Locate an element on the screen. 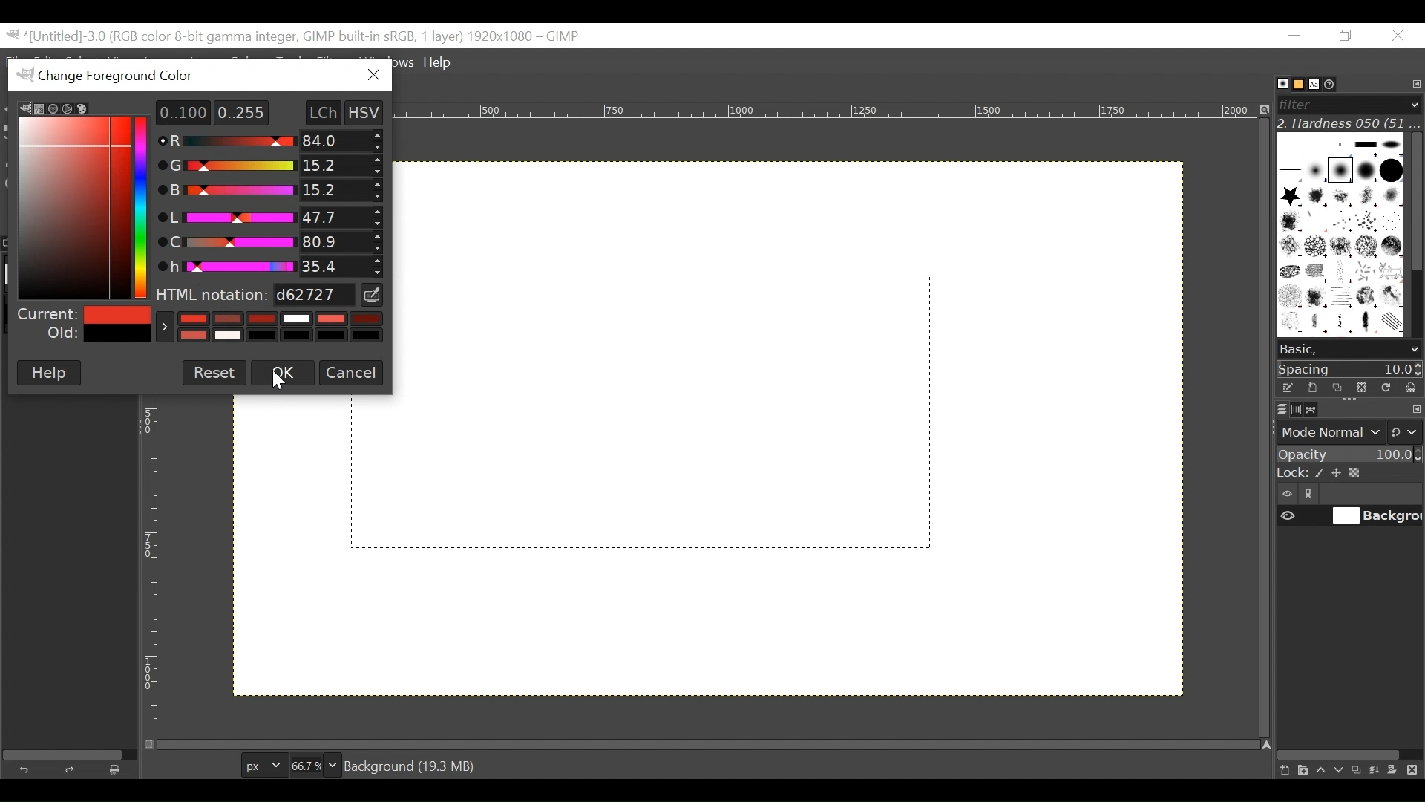 Image resolution: width=1425 pixels, height=802 pixels. Create a new layer with last used values is located at coordinates (1282, 771).